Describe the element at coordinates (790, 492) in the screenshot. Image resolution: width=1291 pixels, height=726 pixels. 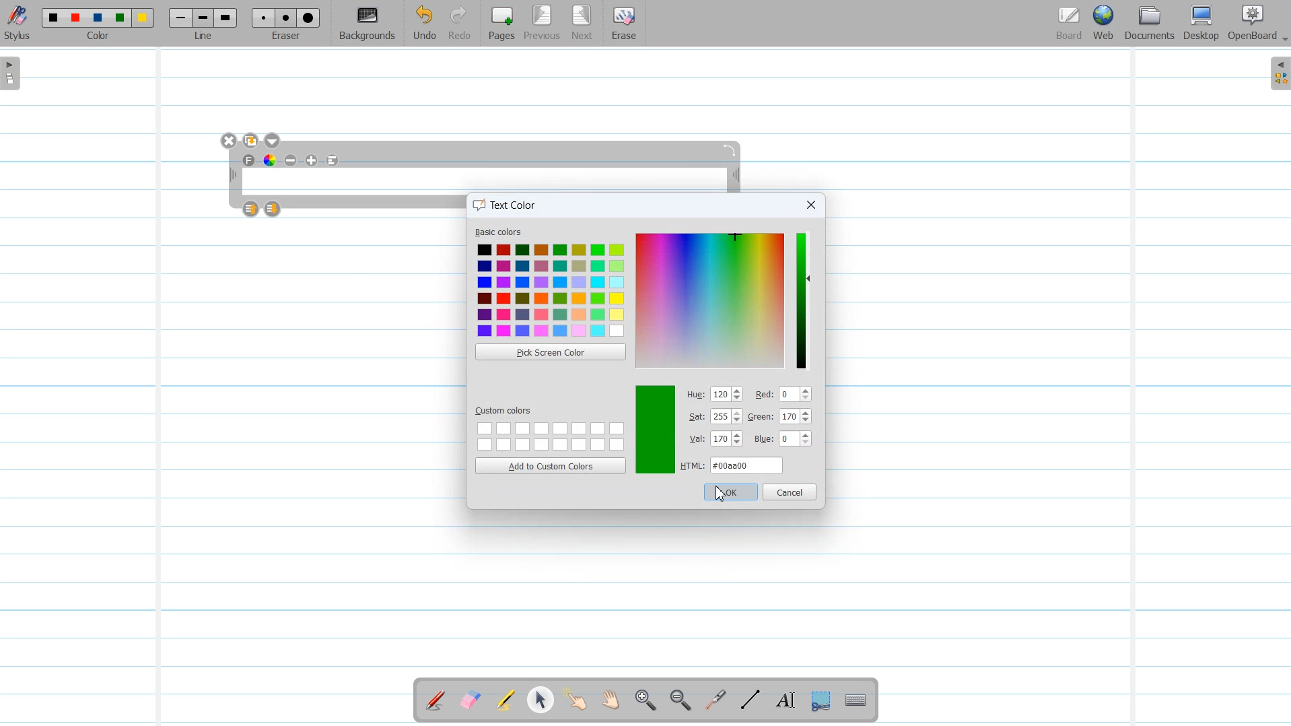
I see `Cancel` at that location.